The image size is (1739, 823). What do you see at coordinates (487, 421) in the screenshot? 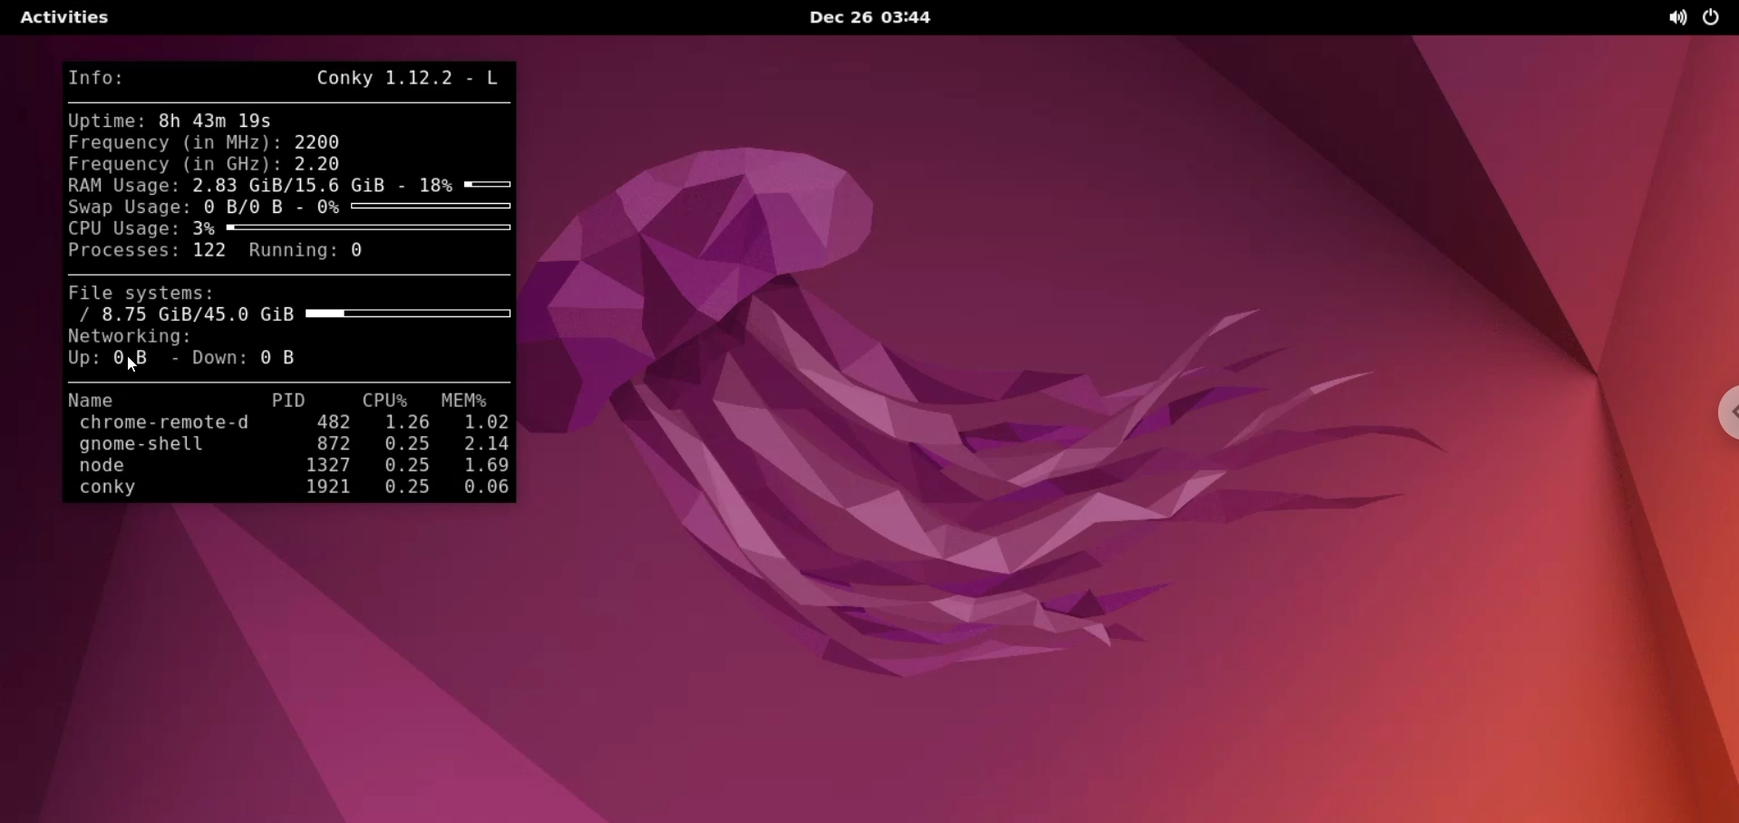
I see `1.02` at bounding box center [487, 421].